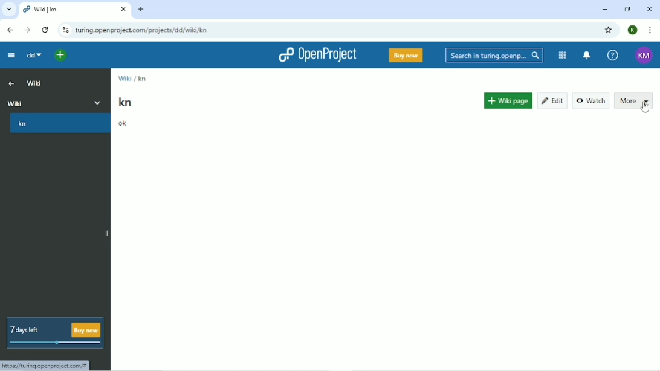 Image resolution: width=660 pixels, height=371 pixels. What do you see at coordinates (588, 56) in the screenshot?
I see `To notification center` at bounding box center [588, 56].